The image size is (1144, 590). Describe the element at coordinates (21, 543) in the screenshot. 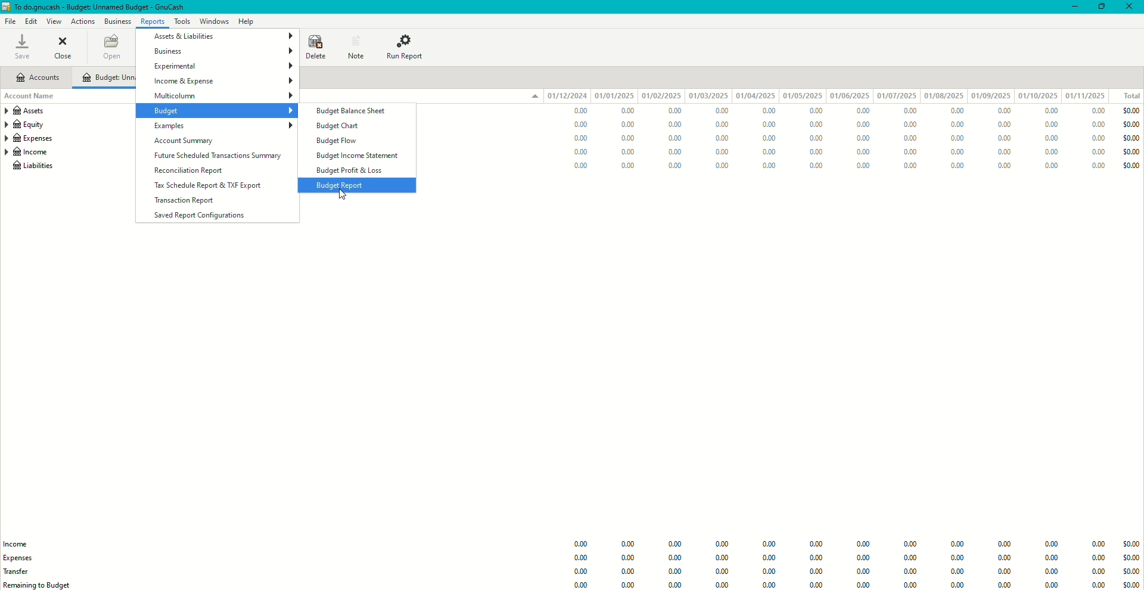

I see `Income` at that location.